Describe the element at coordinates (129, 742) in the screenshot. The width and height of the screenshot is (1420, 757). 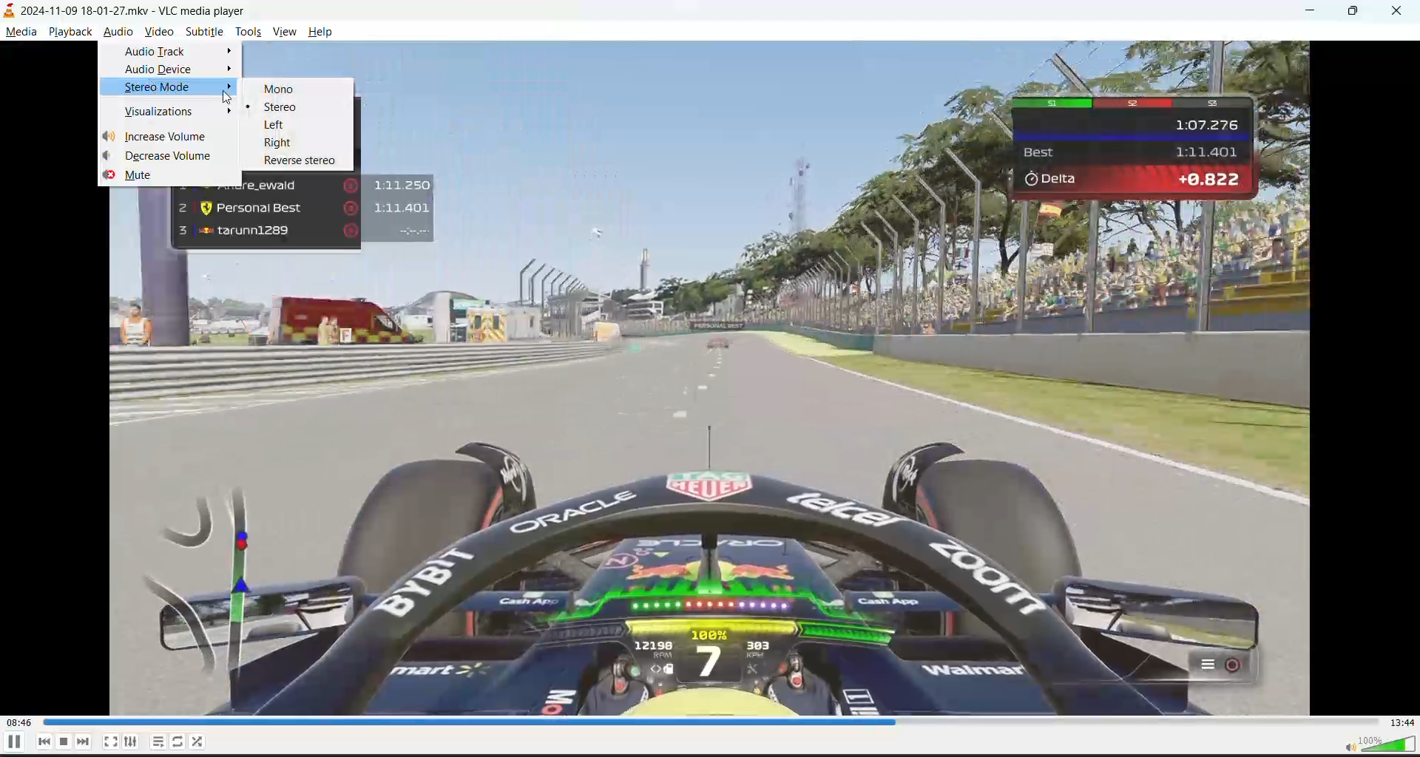
I see `settings` at that location.